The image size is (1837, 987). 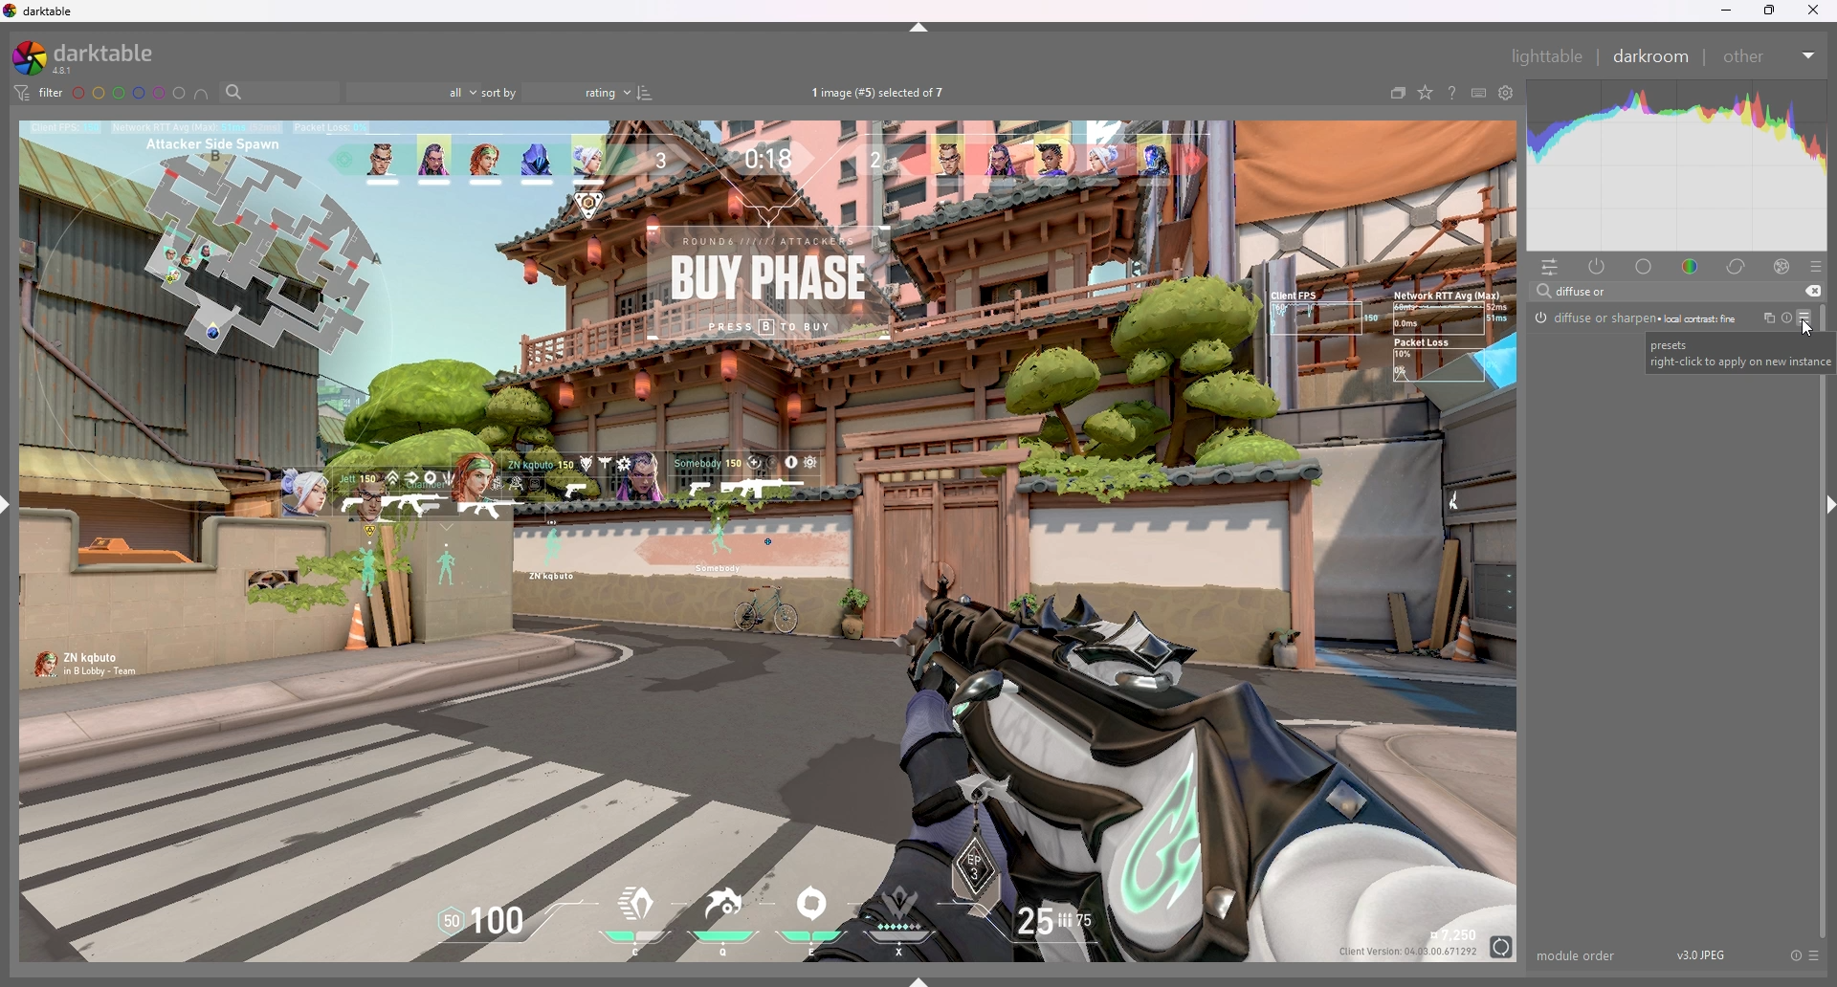 What do you see at coordinates (1479, 93) in the screenshot?
I see `keyboard shortcuts` at bounding box center [1479, 93].